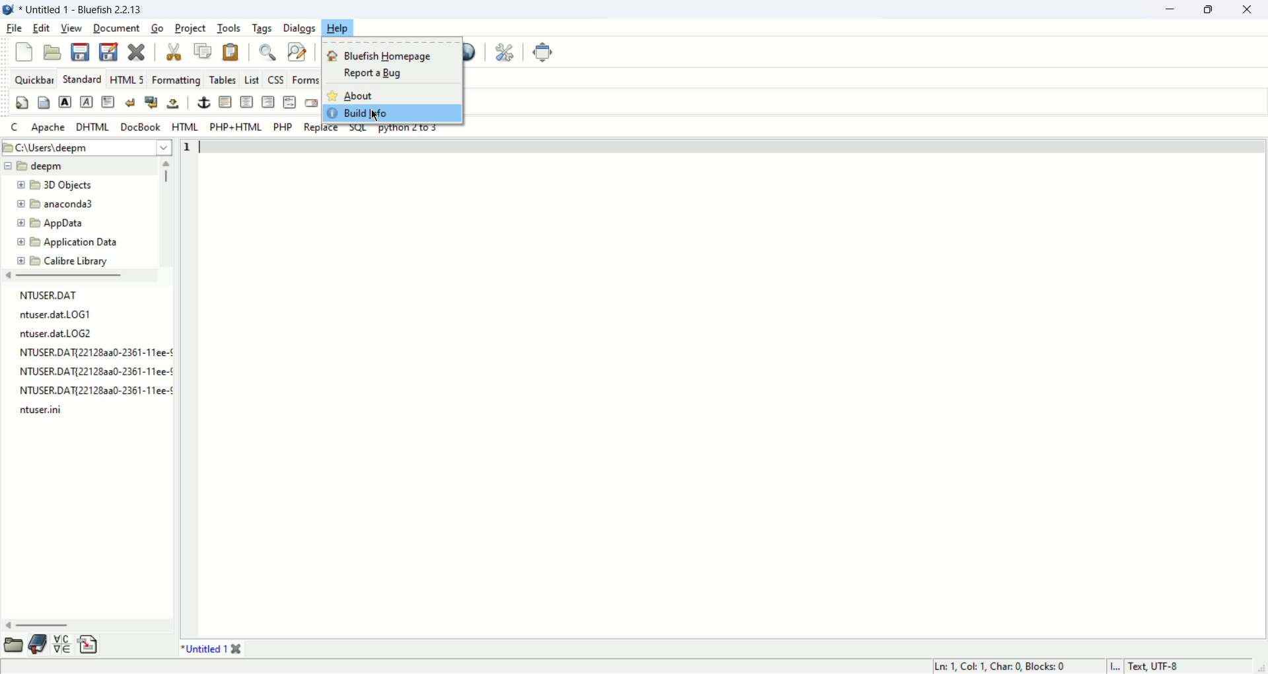 The height and width of the screenshot is (674, 1268). I want to click on cursor position, so click(999, 667).